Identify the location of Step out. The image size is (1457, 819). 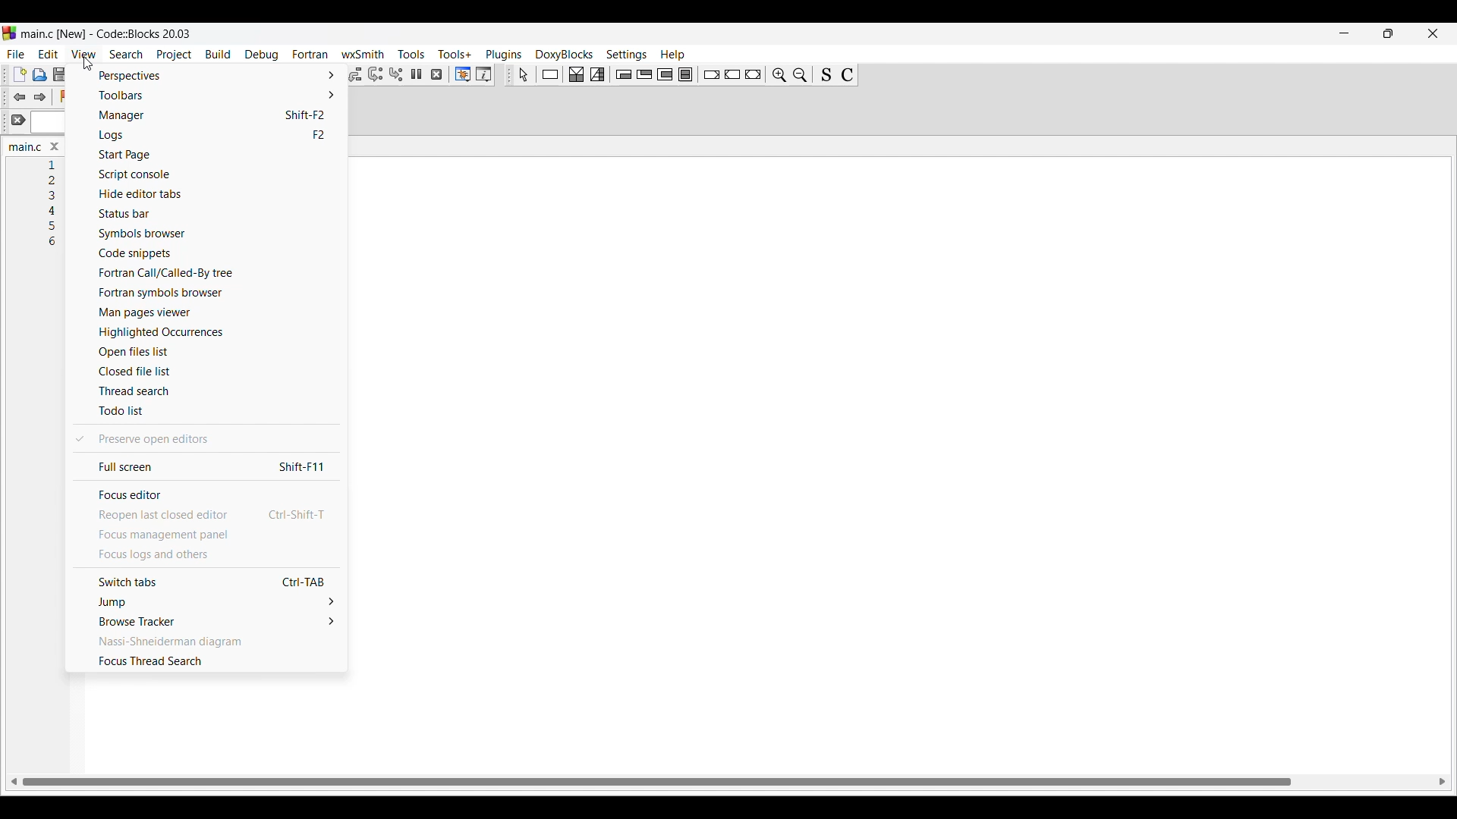
(354, 75).